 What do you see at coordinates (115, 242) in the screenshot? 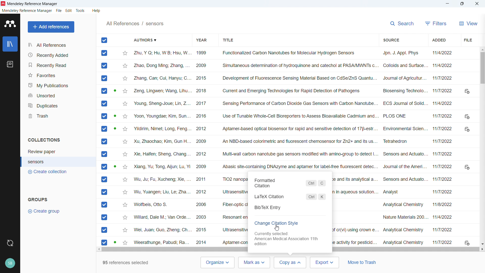
I see `PDF available` at bounding box center [115, 242].